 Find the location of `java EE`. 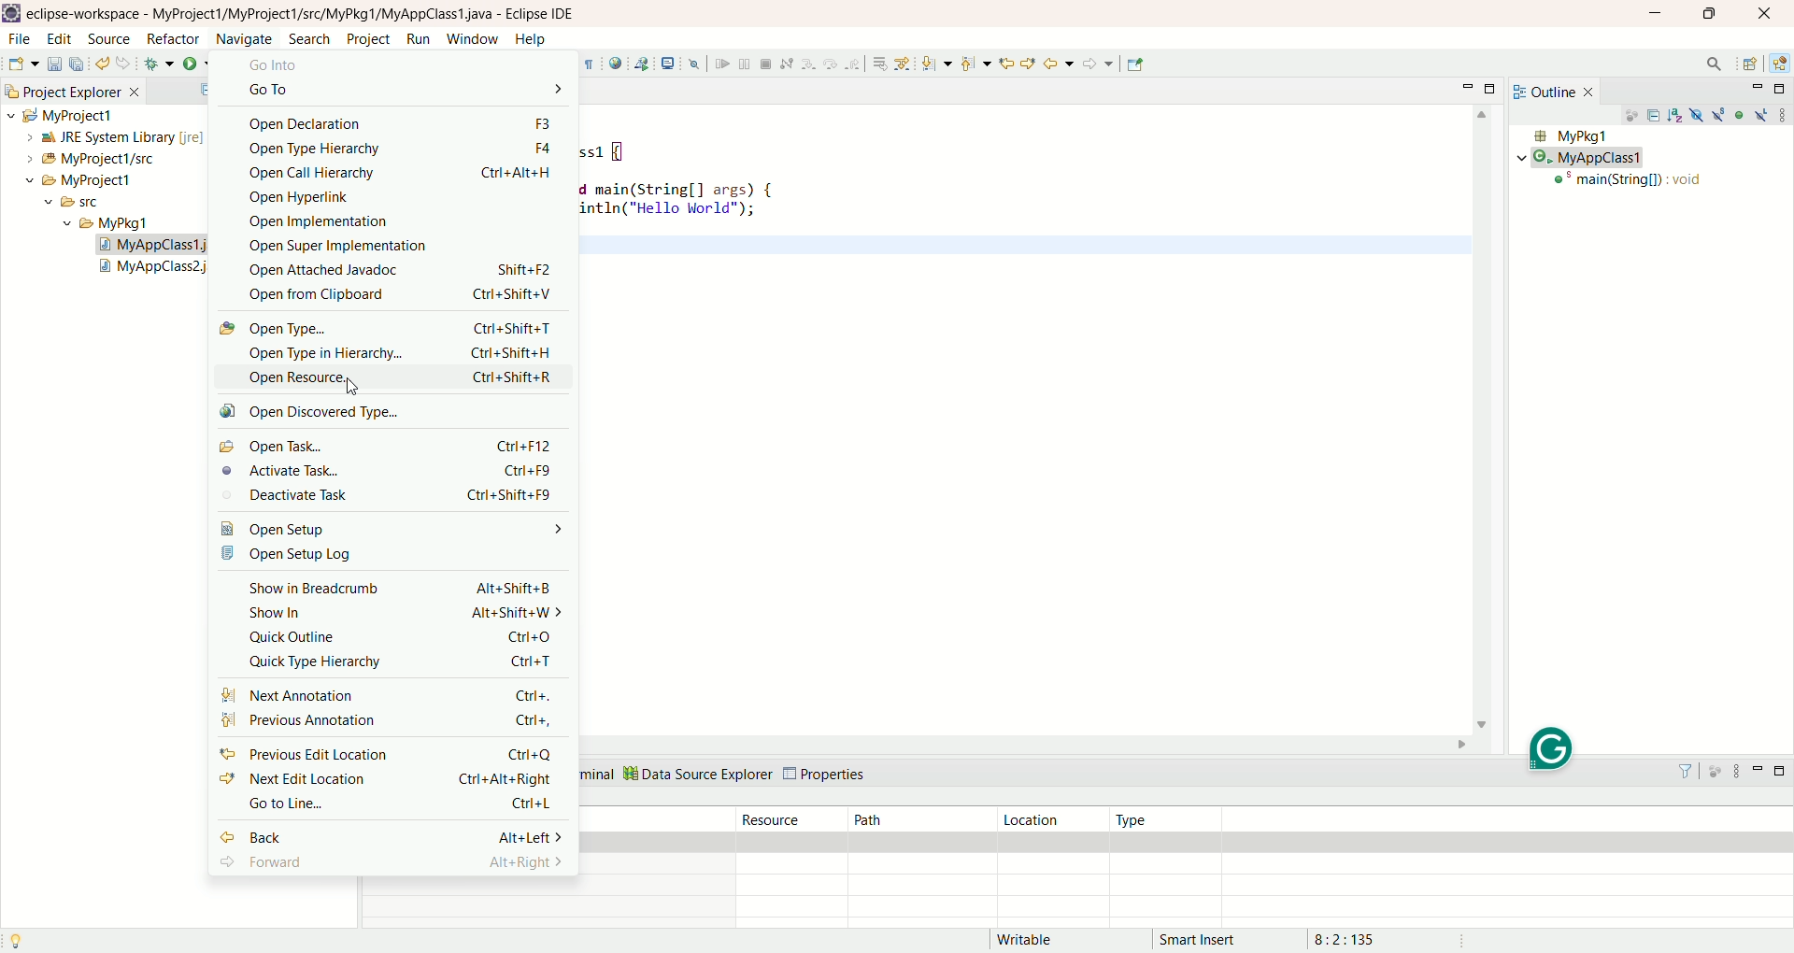

java EE is located at coordinates (1782, 62).